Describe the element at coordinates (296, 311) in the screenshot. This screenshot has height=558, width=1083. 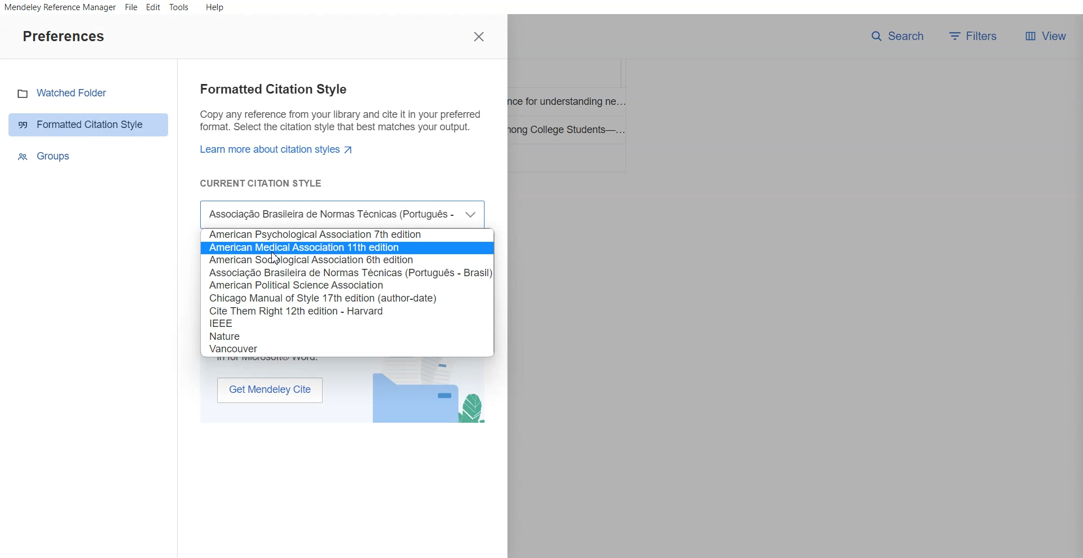
I see `Citation` at that location.